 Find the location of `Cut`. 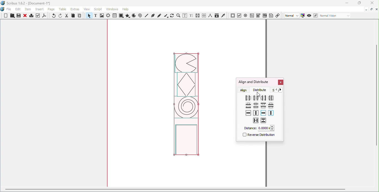

Cut is located at coordinates (67, 16).